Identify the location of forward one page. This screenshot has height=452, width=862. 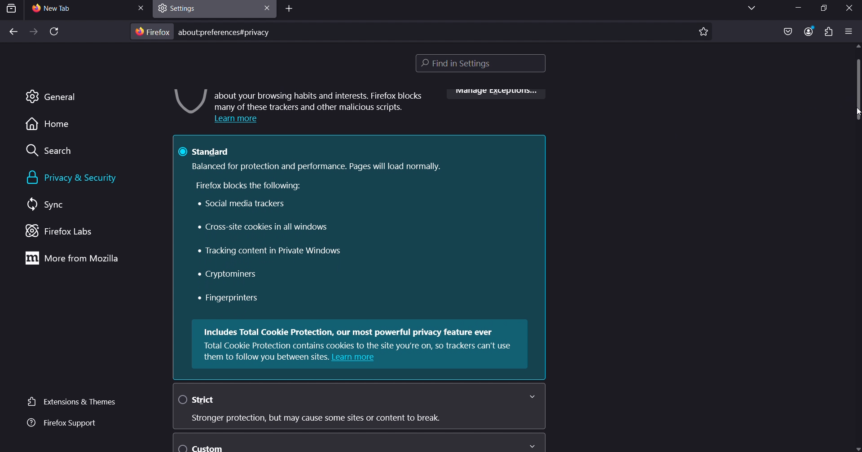
(33, 32).